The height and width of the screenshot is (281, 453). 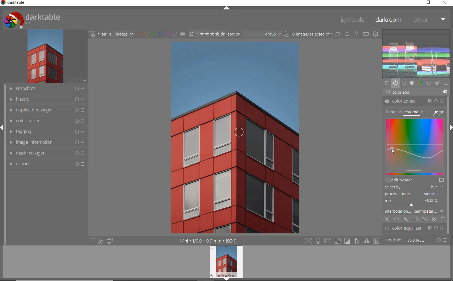 I want to click on DELETE, so click(x=445, y=92).